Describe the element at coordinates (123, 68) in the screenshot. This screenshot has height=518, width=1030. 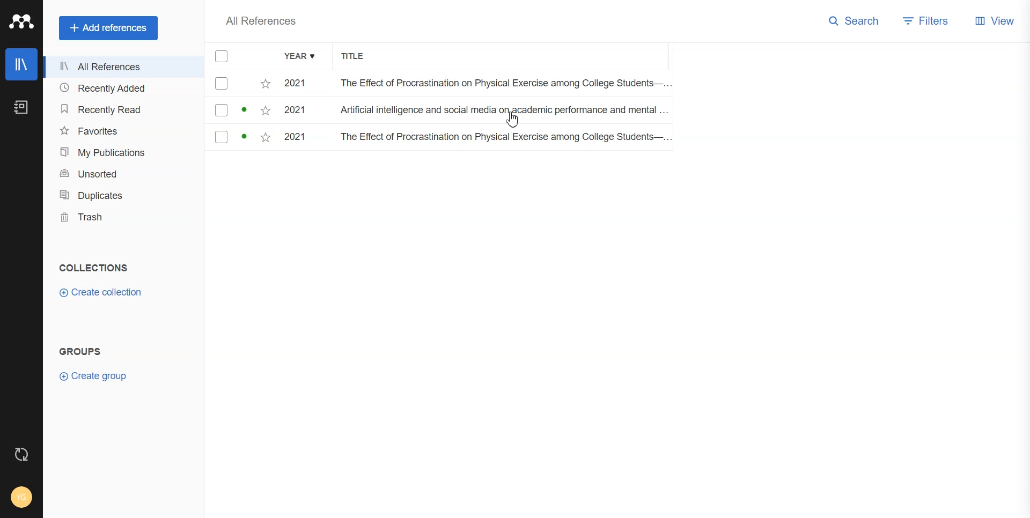
I see `All References` at that location.